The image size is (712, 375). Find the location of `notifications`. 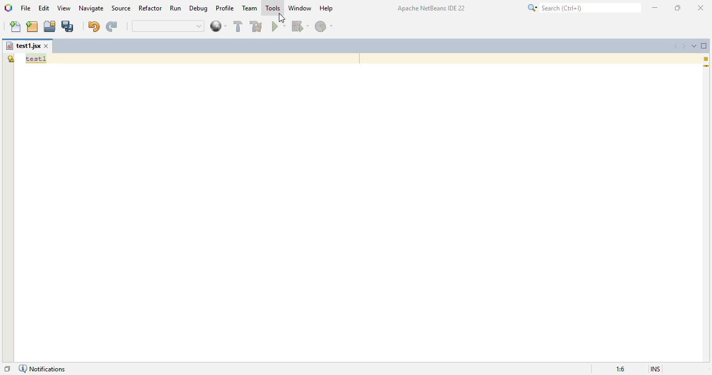

notifications is located at coordinates (42, 369).